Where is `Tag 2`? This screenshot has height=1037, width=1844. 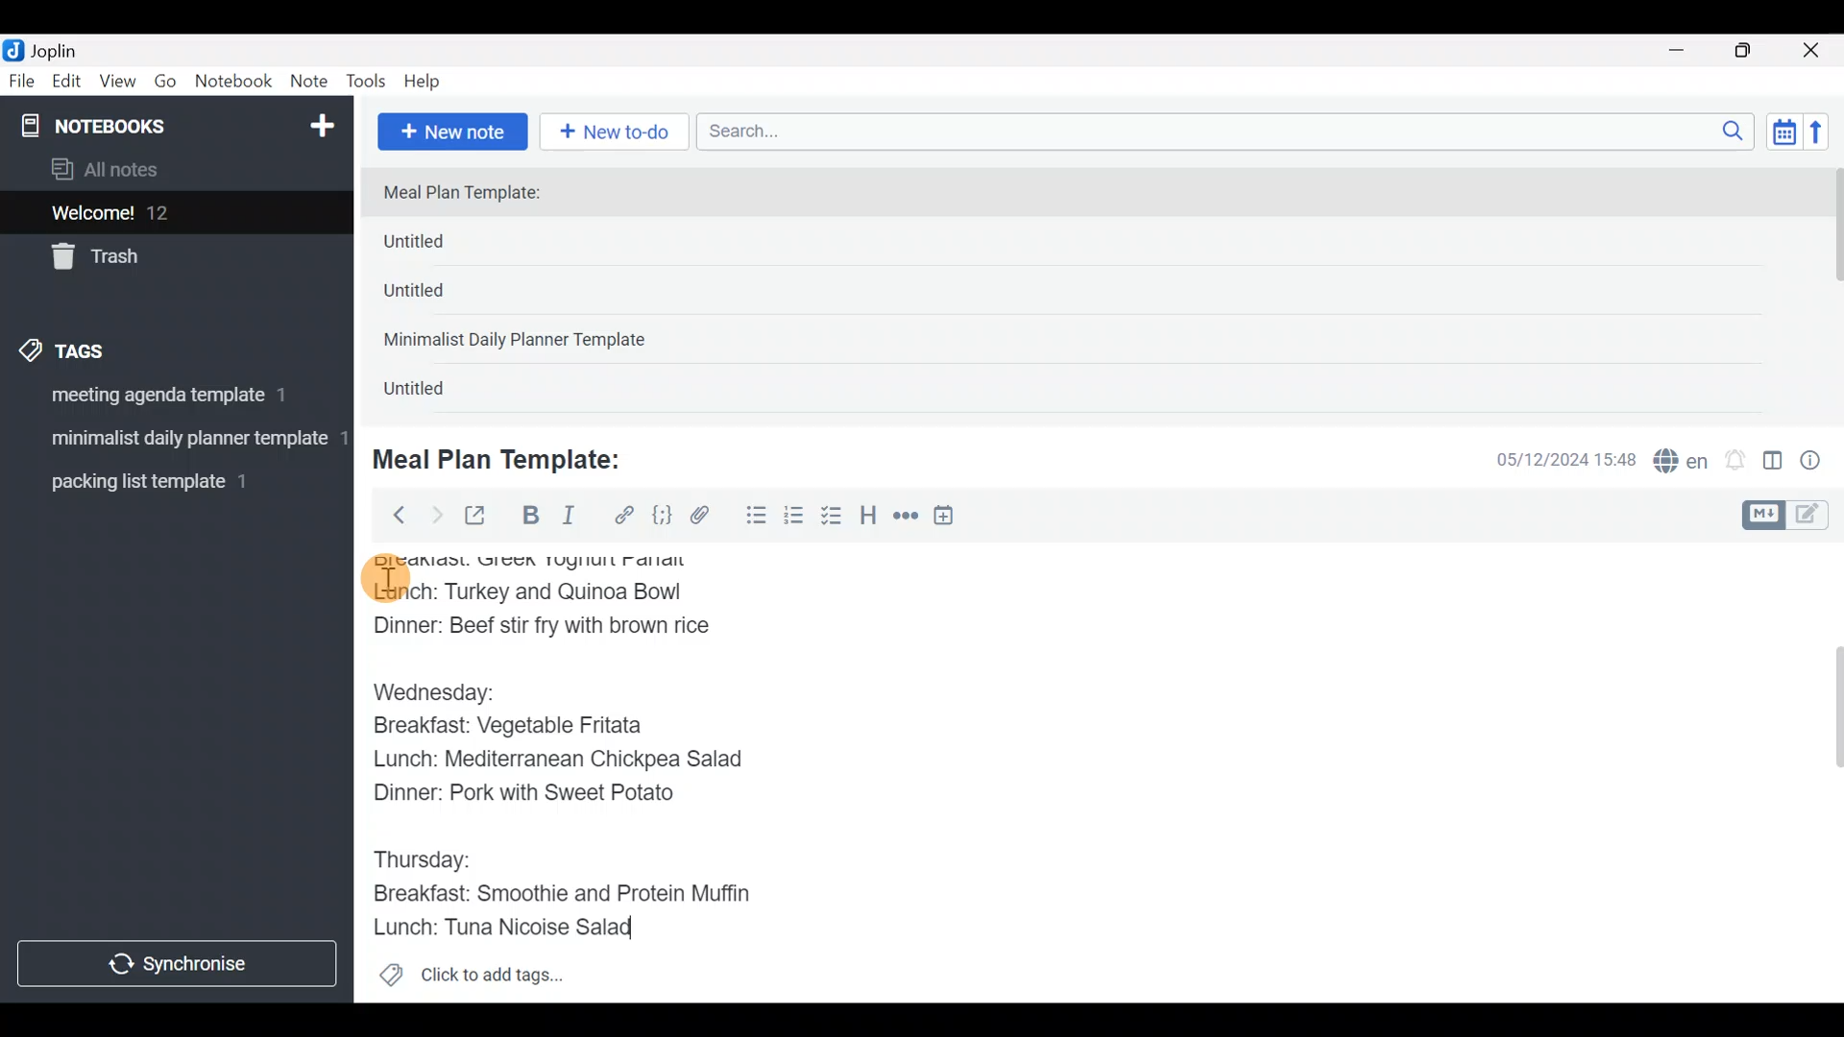 Tag 2 is located at coordinates (176, 441).